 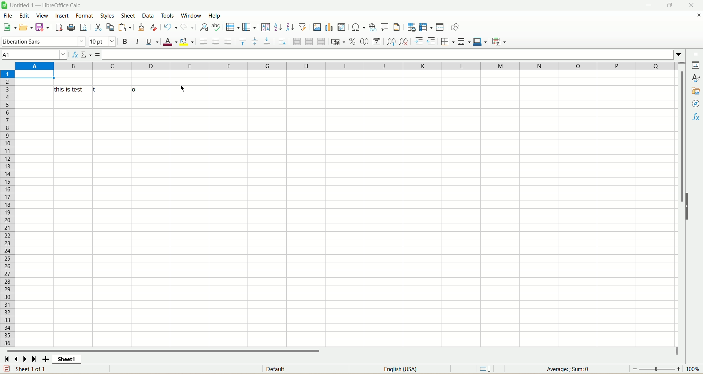 What do you see at coordinates (412, 28) in the screenshot?
I see `define print area` at bounding box center [412, 28].